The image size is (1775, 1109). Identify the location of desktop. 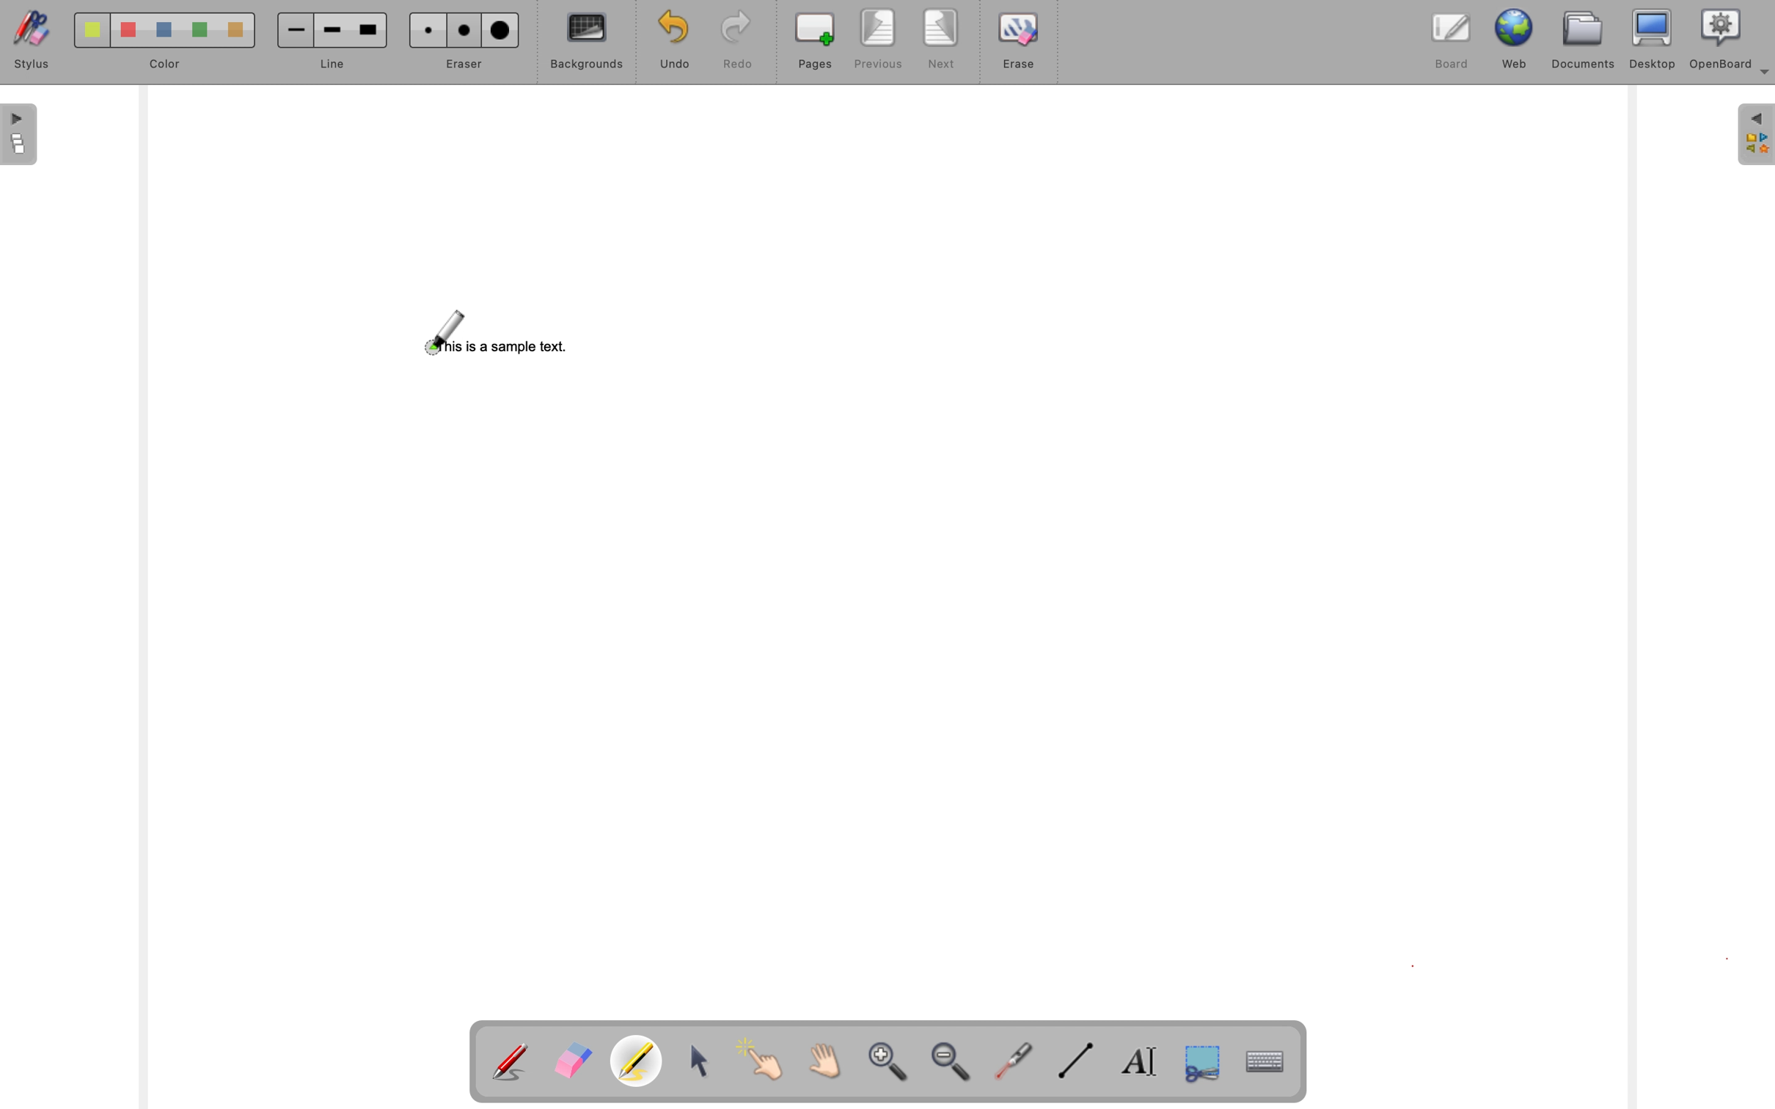
(1654, 40).